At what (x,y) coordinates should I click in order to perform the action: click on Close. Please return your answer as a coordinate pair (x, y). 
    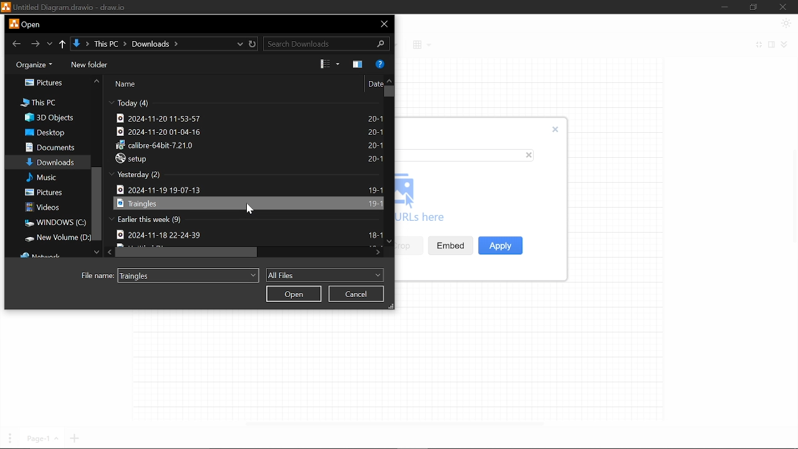
    Looking at the image, I should click on (384, 23).